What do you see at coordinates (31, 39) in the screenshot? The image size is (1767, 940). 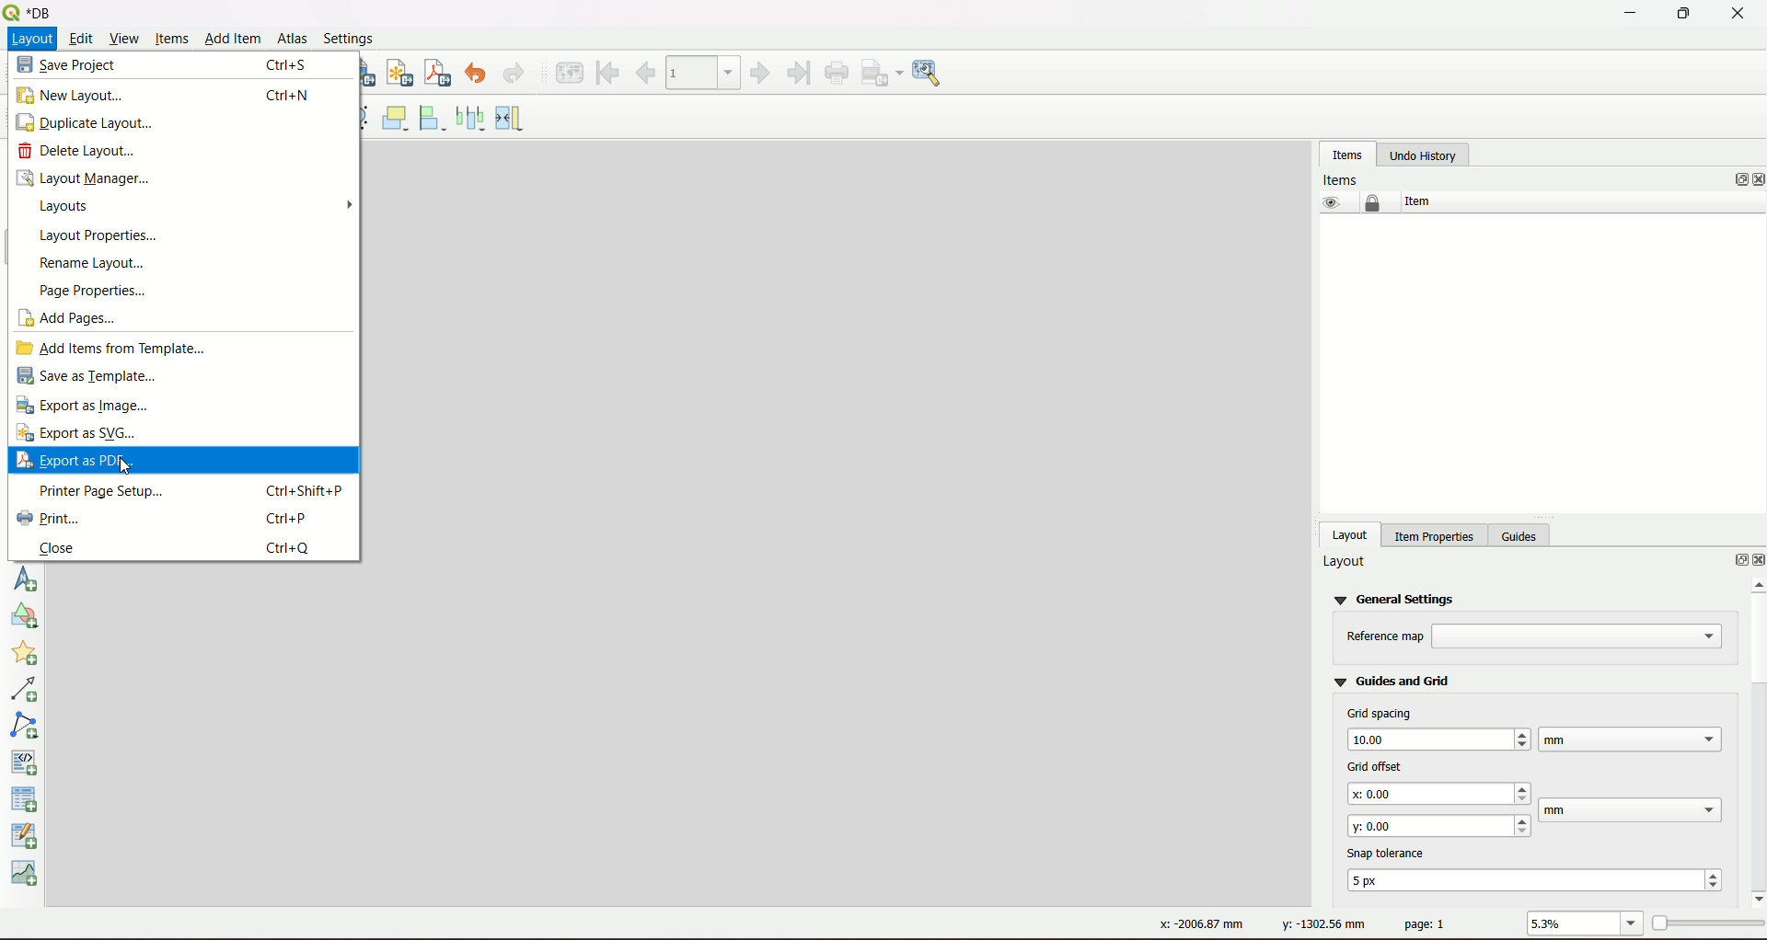 I see `Layout` at bounding box center [31, 39].